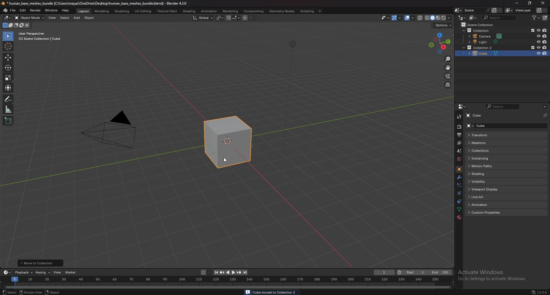 This screenshot has width=550, height=295. Describe the element at coordinates (487, 197) in the screenshot. I see `line art` at that location.